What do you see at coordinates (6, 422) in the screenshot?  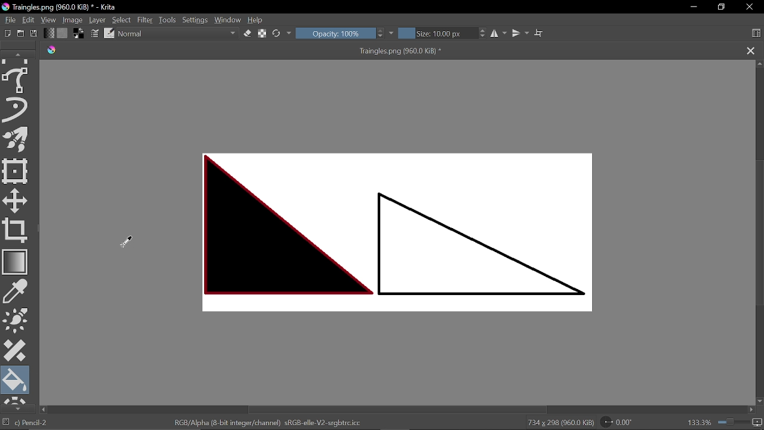 I see `No selection` at bounding box center [6, 422].